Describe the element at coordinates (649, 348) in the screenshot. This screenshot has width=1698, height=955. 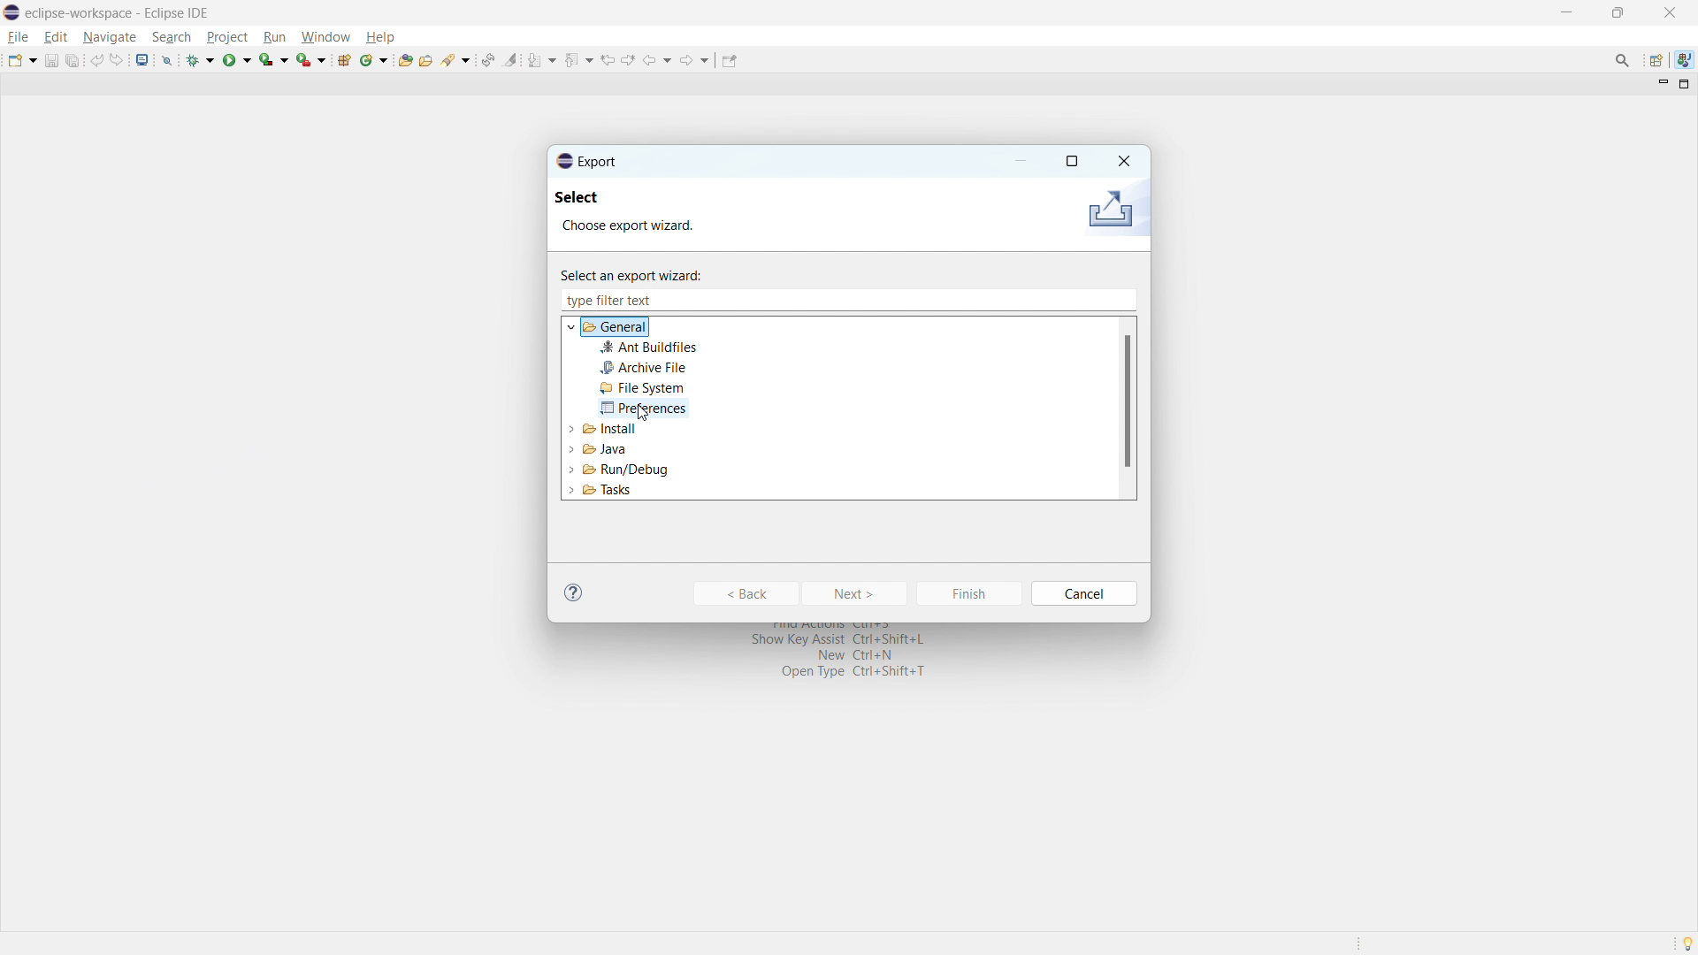
I see `ant buildfiles` at that location.